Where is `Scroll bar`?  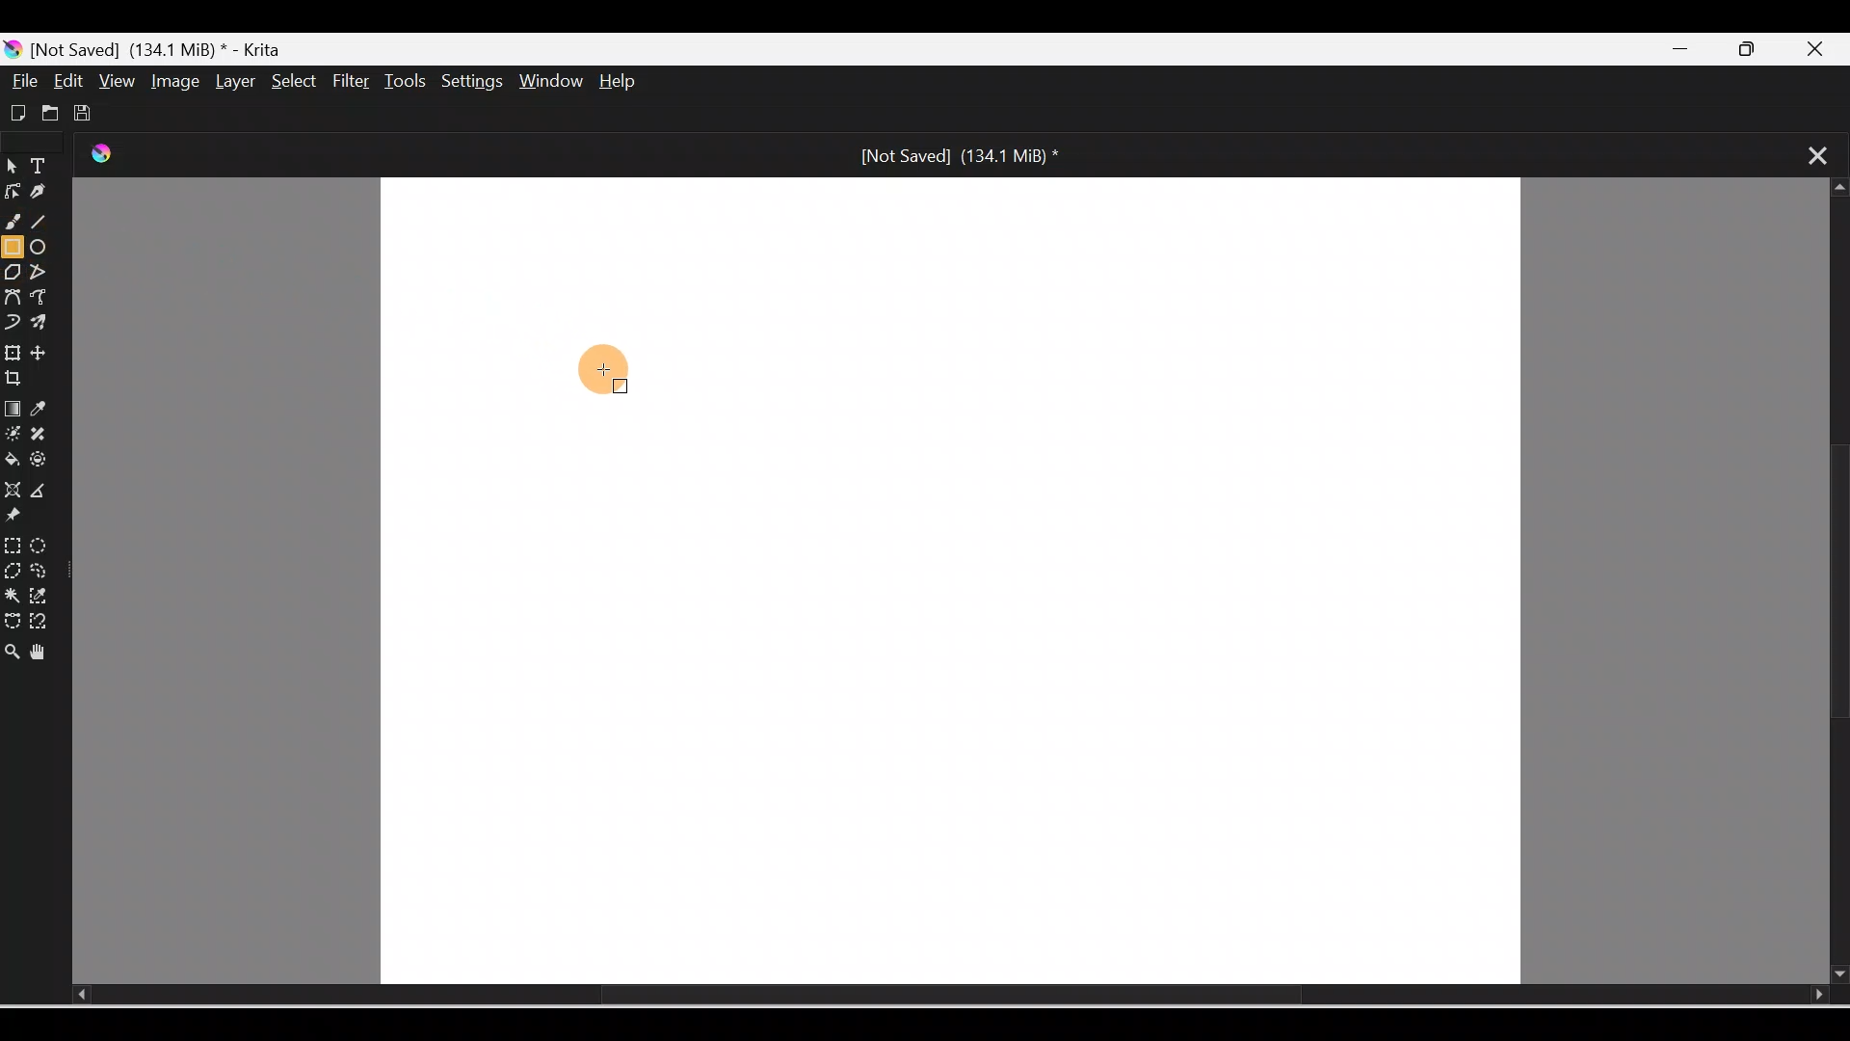 Scroll bar is located at coordinates (921, 996).